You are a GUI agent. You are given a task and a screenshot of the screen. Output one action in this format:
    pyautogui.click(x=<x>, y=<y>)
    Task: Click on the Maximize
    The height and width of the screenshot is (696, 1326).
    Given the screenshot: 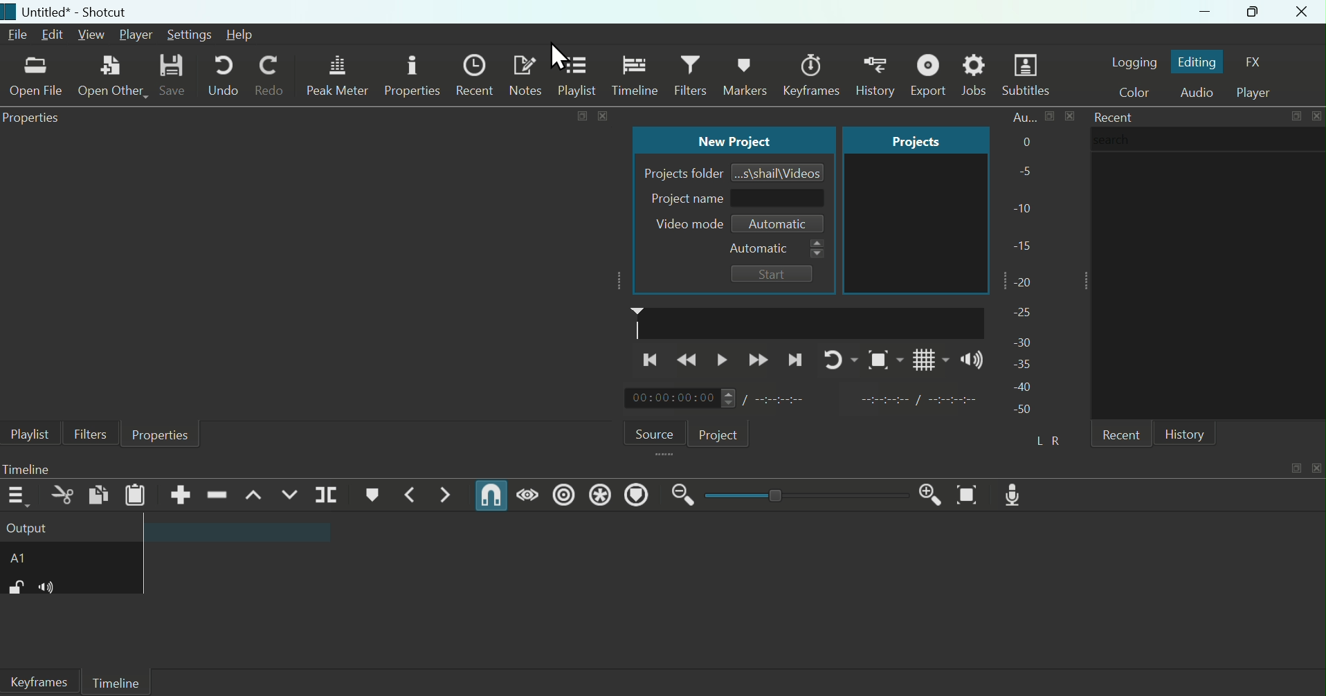 What is the action you would take?
    pyautogui.click(x=1251, y=12)
    